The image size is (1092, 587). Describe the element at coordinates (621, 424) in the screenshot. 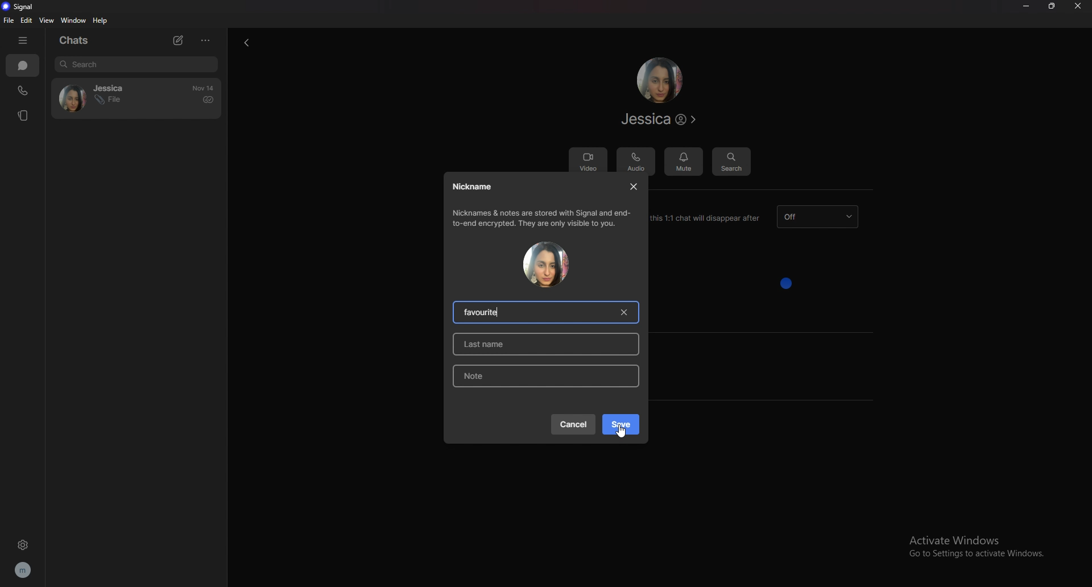

I see `save` at that location.